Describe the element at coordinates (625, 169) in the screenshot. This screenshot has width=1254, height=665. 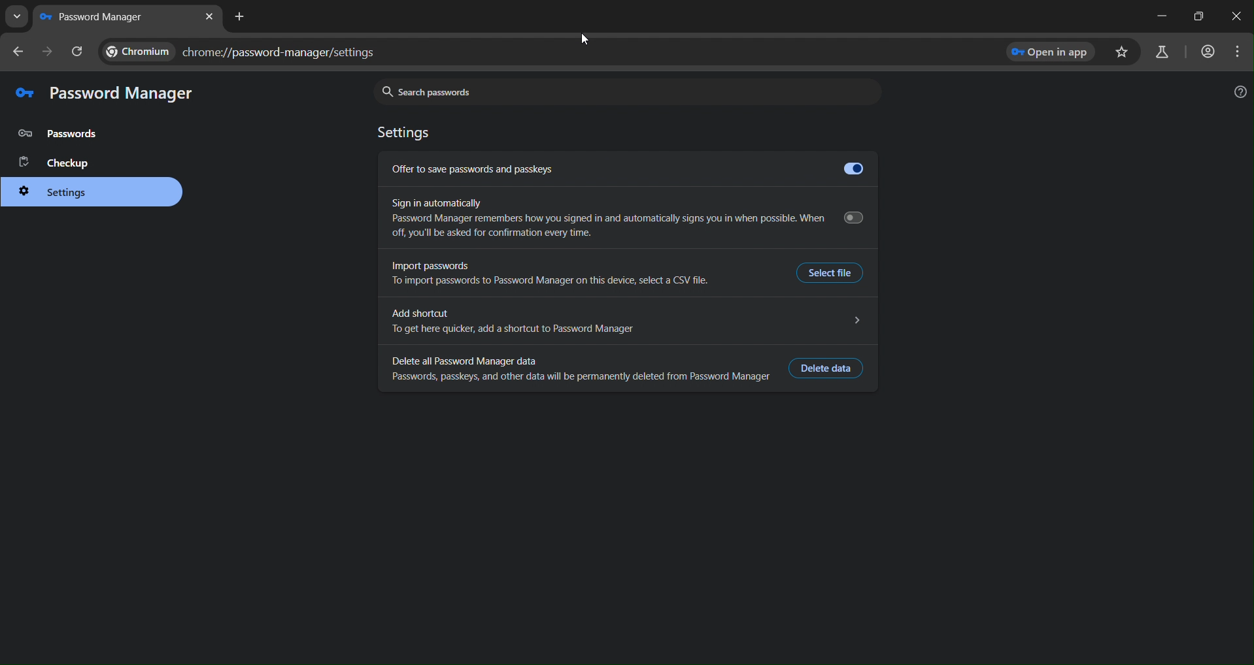
I see `offer to save passwords and passkeys` at that location.